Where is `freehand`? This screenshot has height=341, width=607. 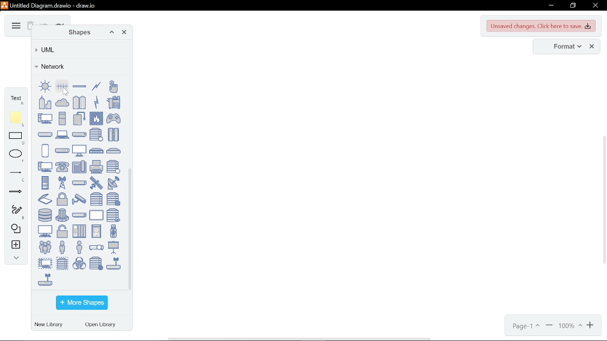
freehand is located at coordinates (14, 212).